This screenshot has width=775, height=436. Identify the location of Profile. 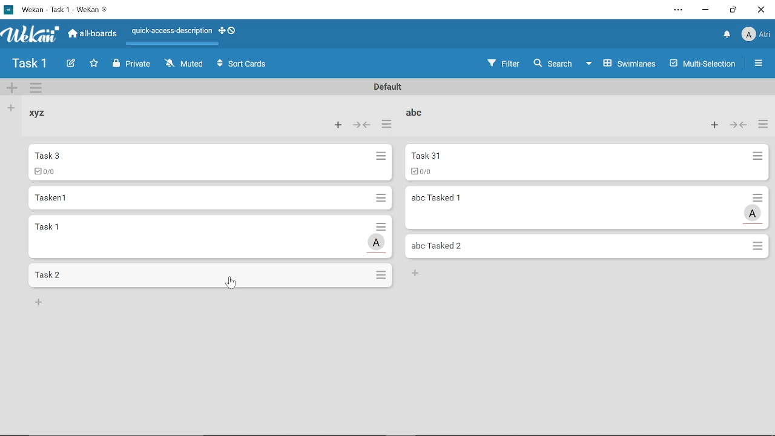
(756, 36).